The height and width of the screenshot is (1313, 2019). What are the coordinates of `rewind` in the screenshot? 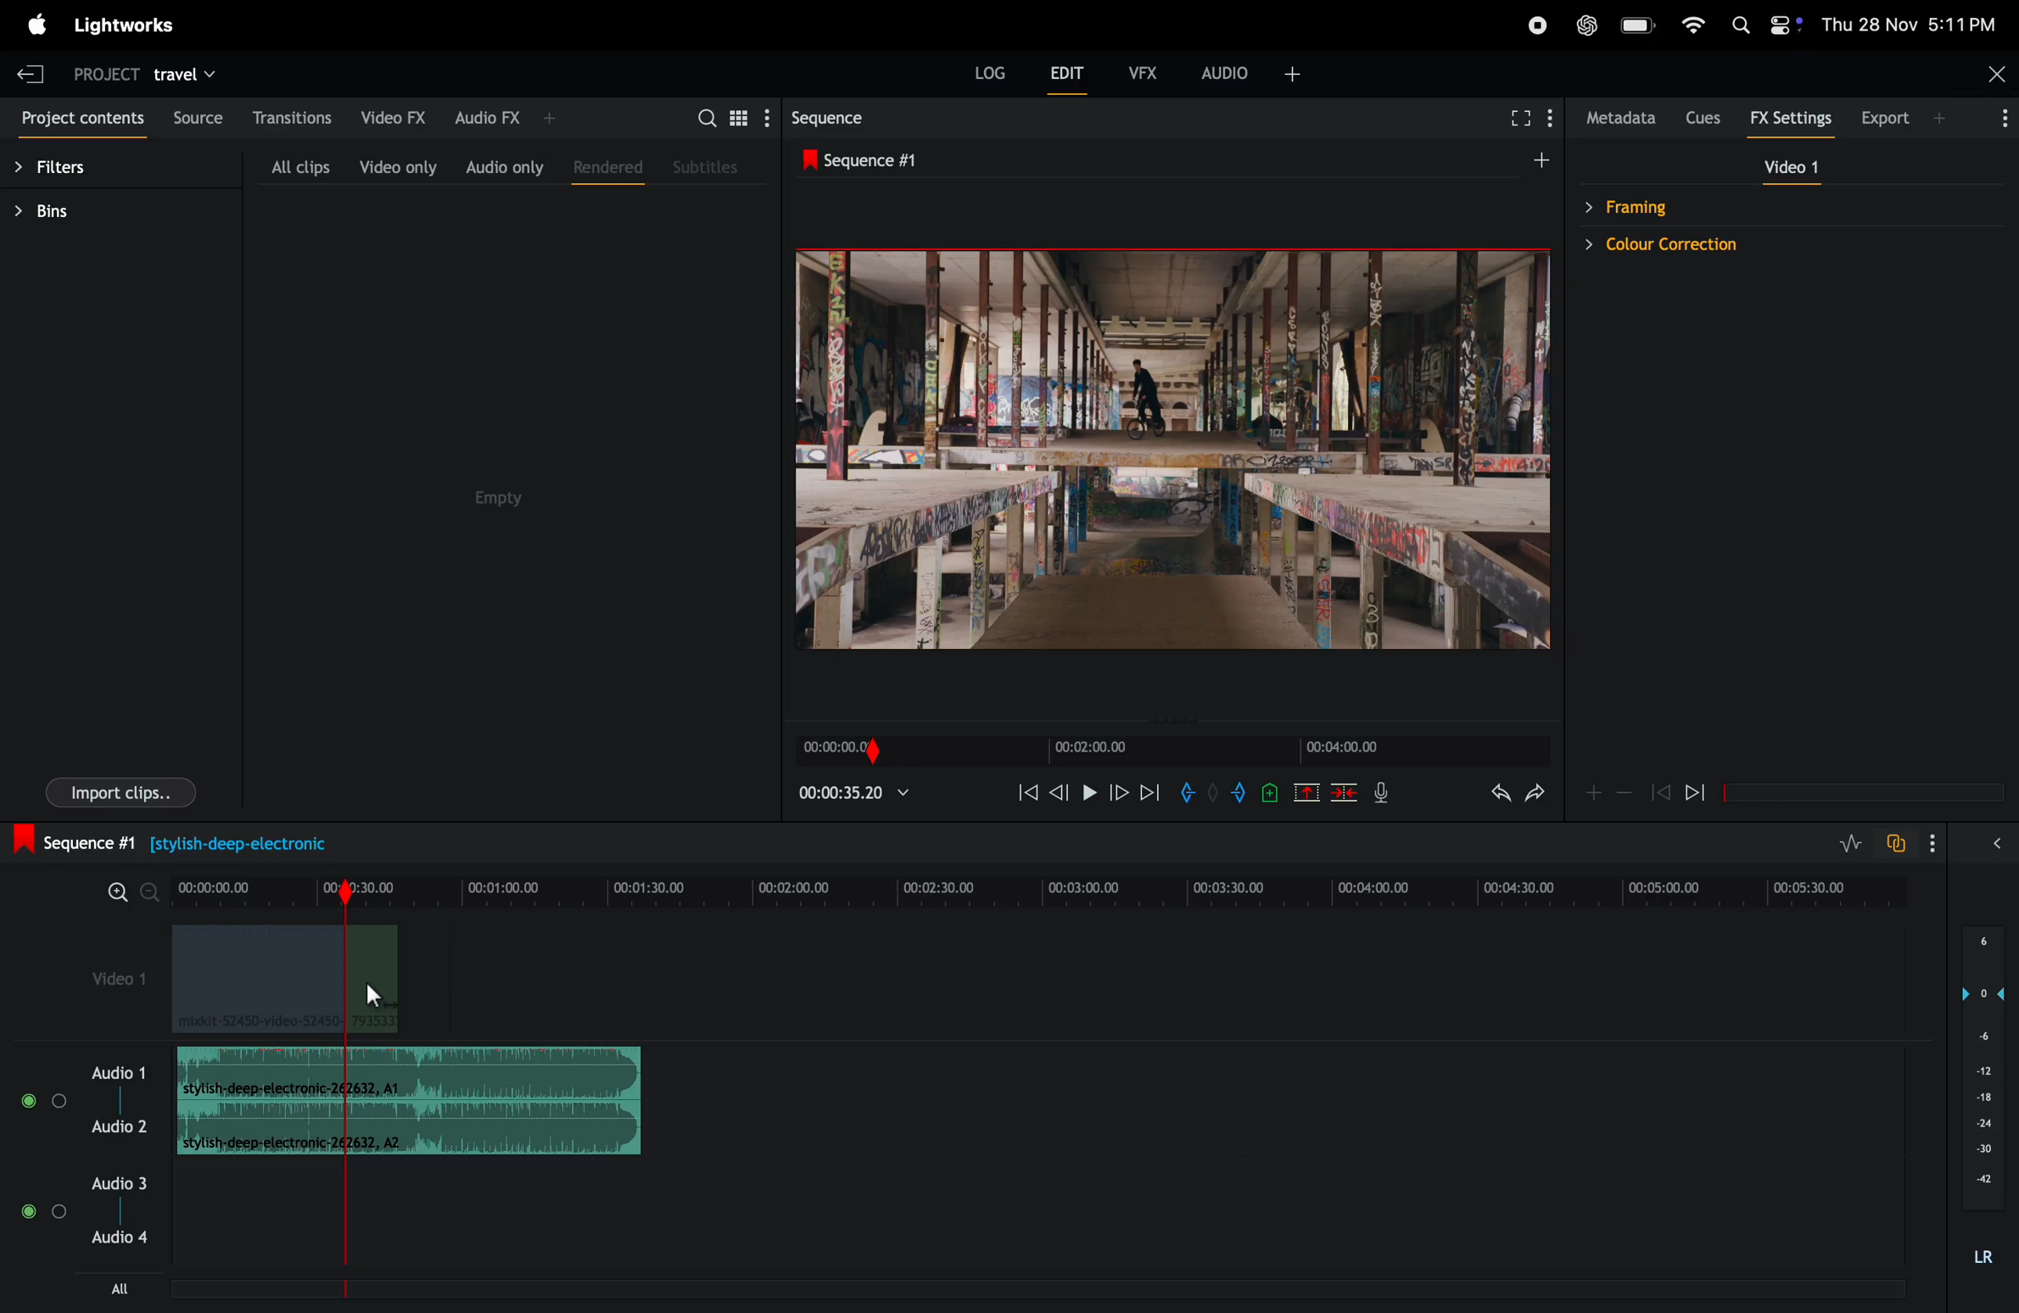 It's located at (1025, 796).